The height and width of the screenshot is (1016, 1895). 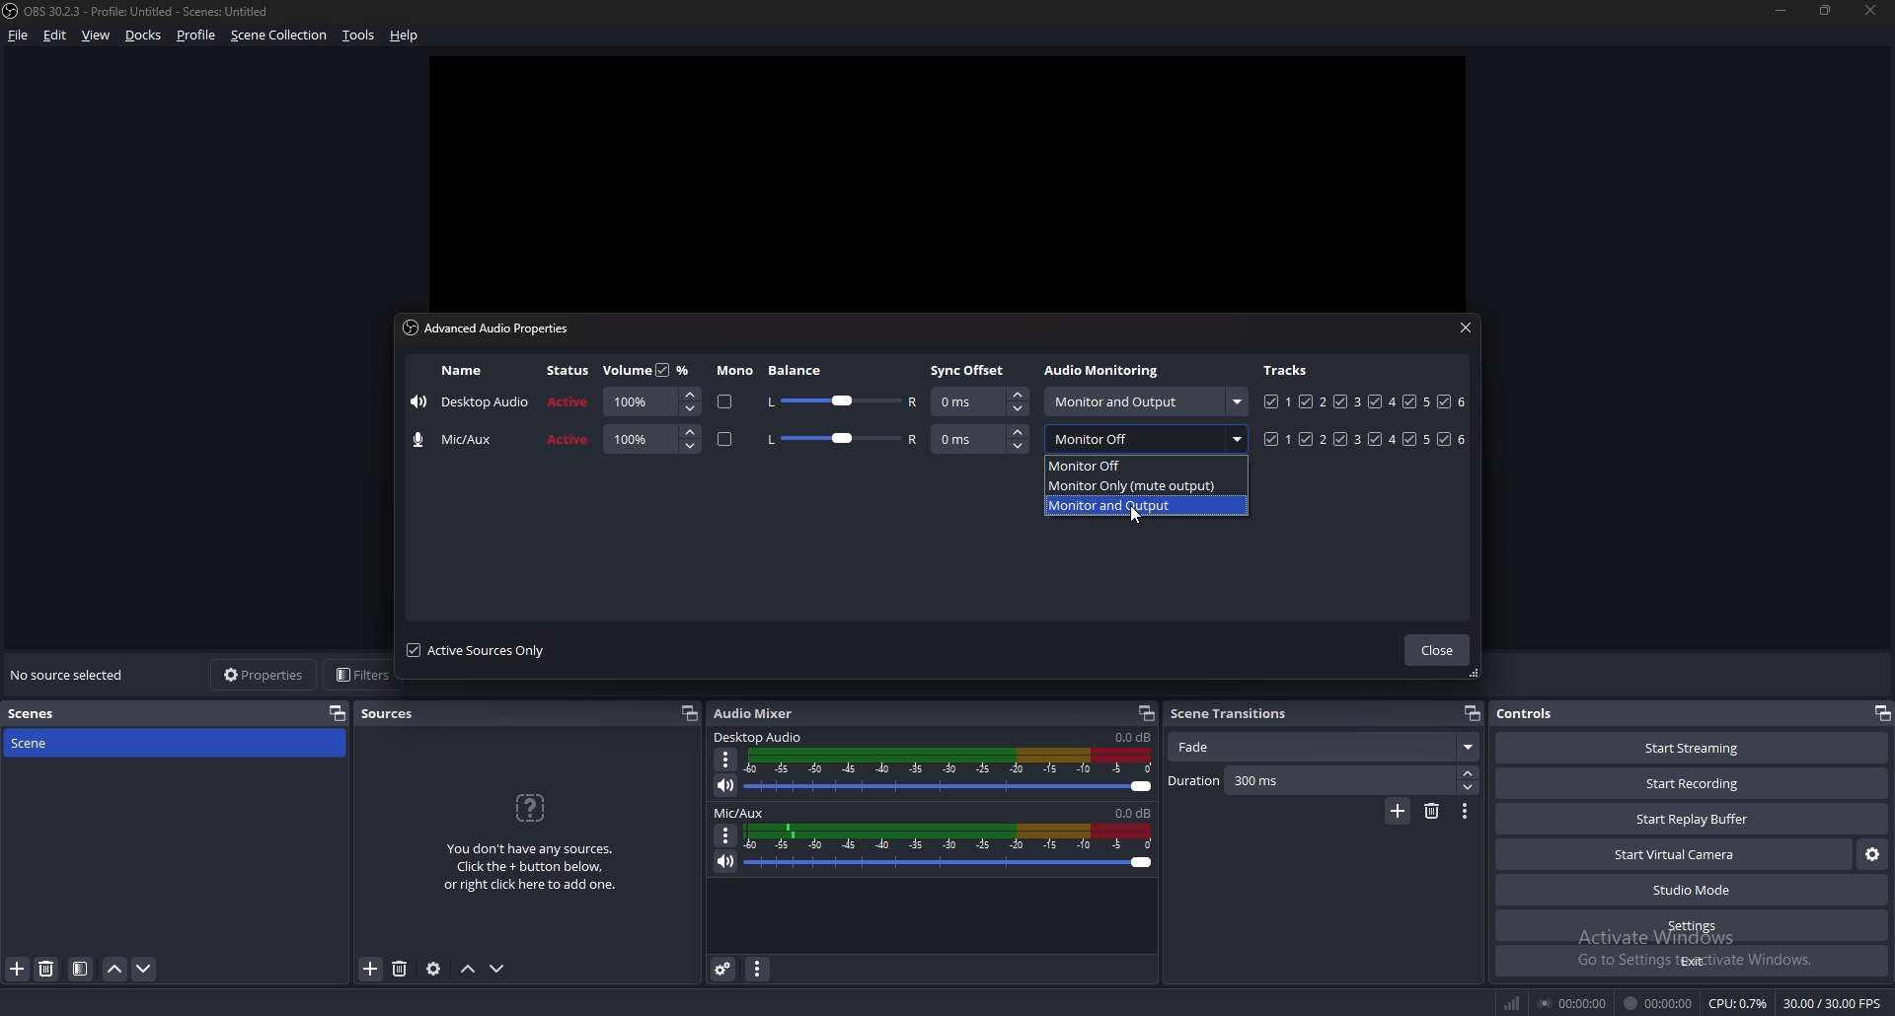 What do you see at coordinates (337, 713) in the screenshot?
I see `pop out` at bounding box center [337, 713].